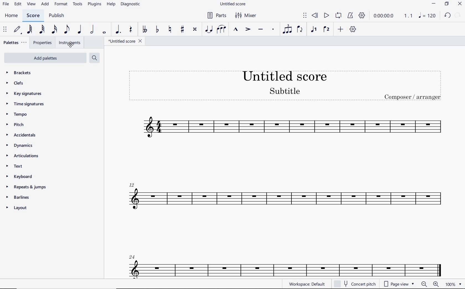 The height and width of the screenshot is (289, 465). What do you see at coordinates (17, 115) in the screenshot?
I see `tempo` at bounding box center [17, 115].